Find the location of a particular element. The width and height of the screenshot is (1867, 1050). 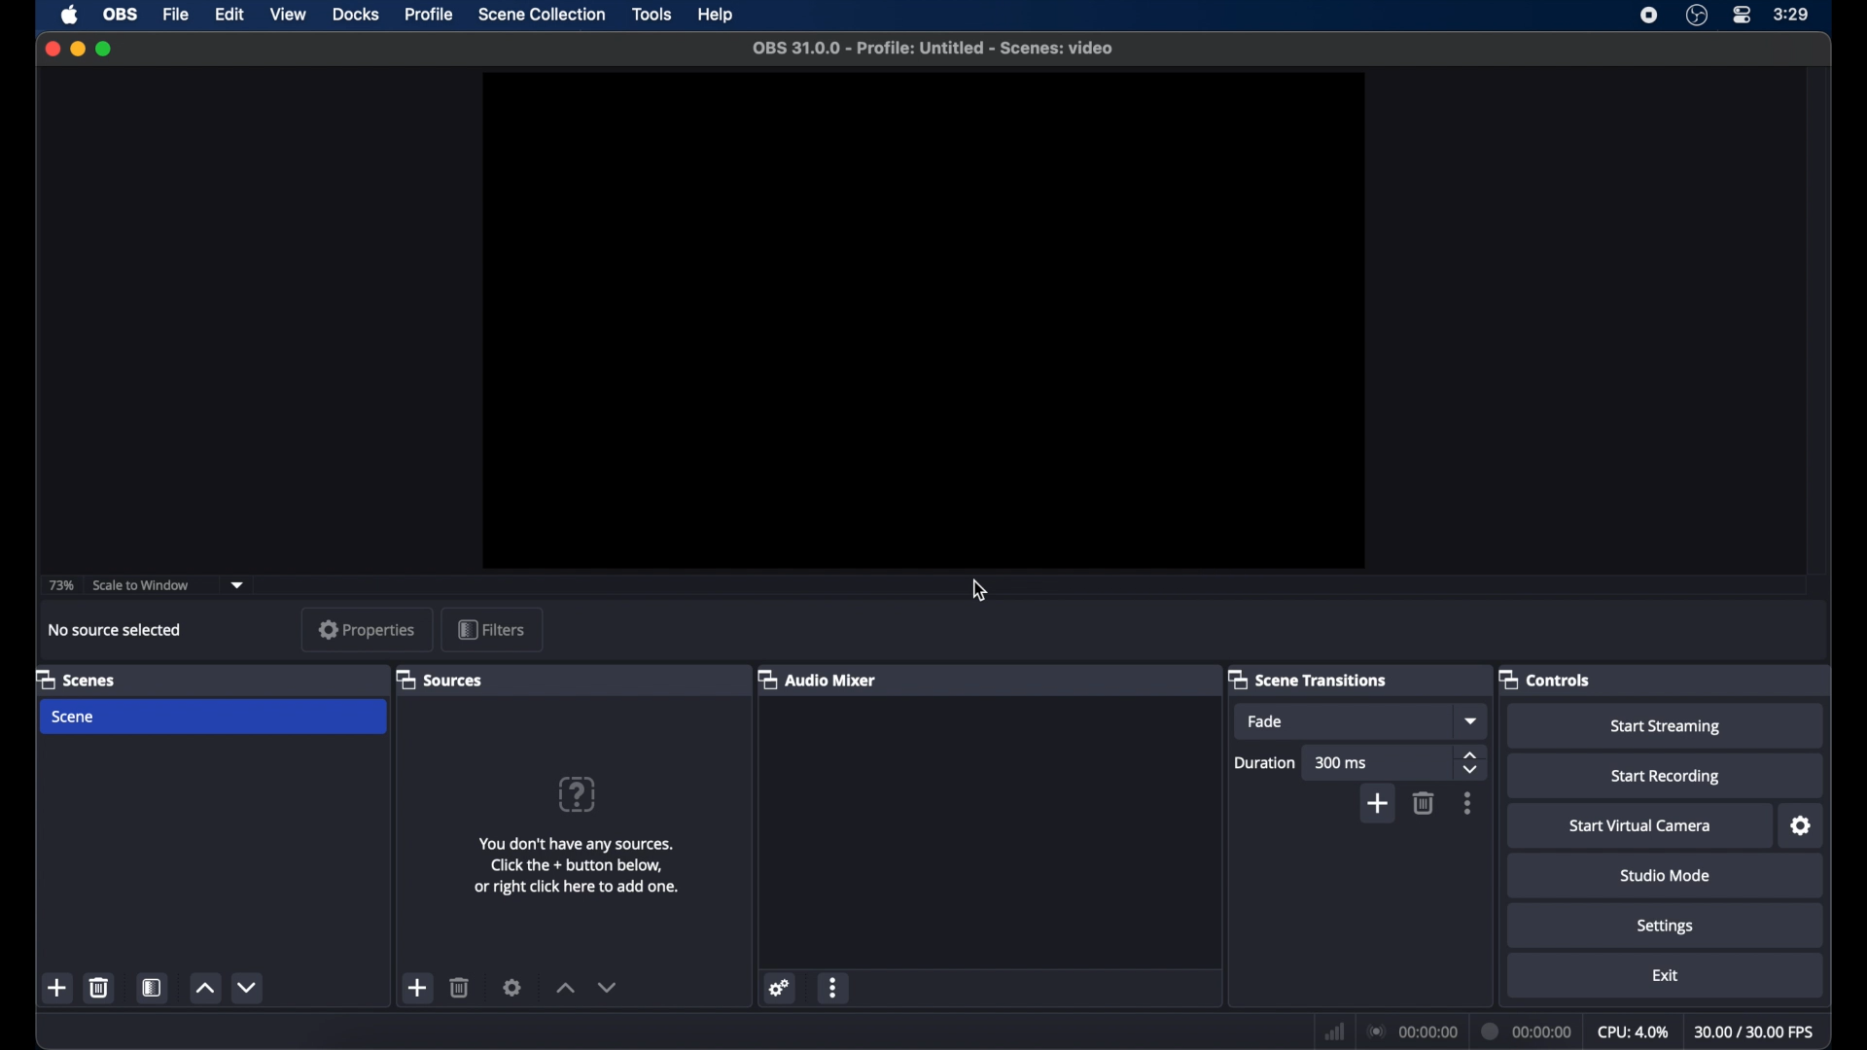

apple icon is located at coordinates (70, 16).